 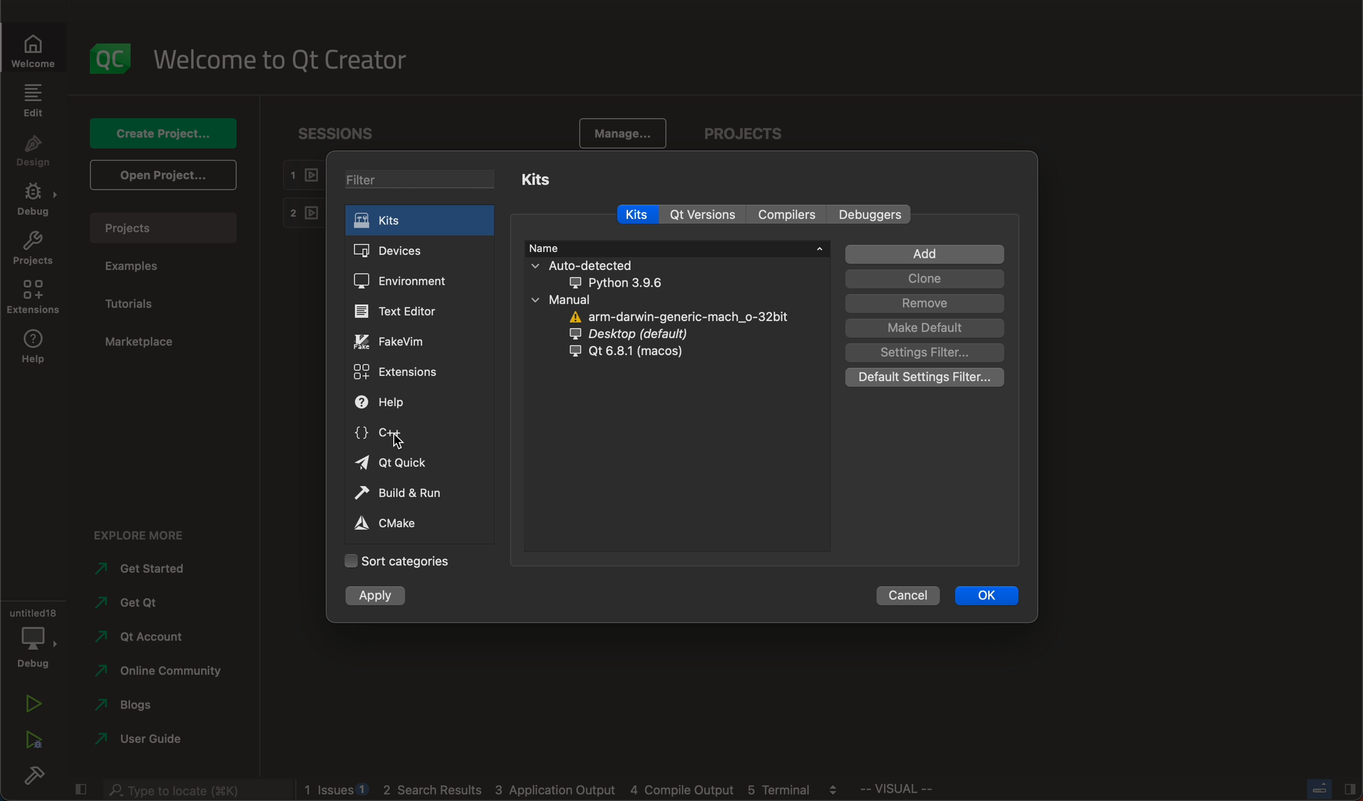 What do you see at coordinates (642, 352) in the screenshot?
I see `qt` at bounding box center [642, 352].